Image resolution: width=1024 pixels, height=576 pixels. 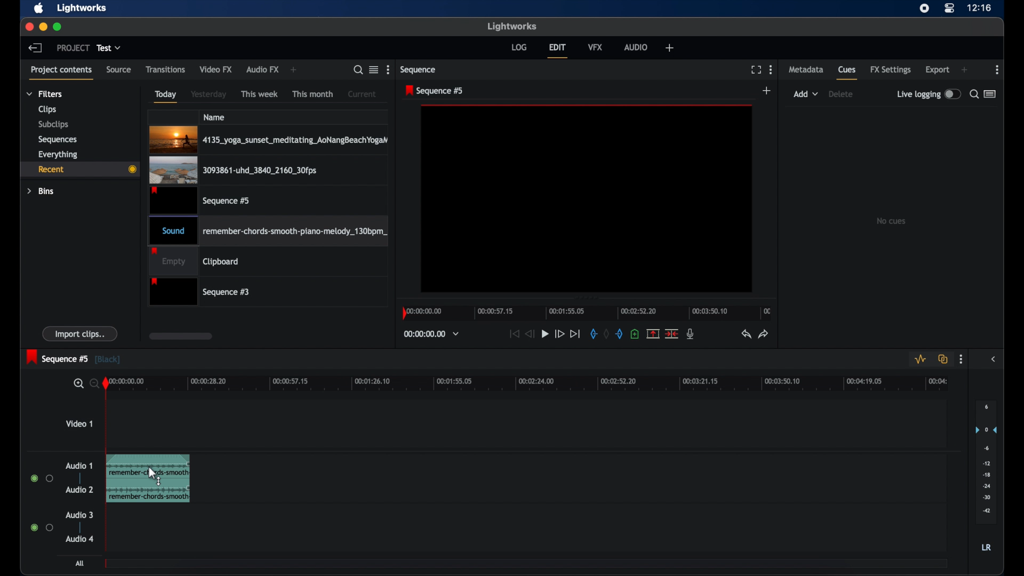 I want to click on sequence, so click(x=420, y=70).